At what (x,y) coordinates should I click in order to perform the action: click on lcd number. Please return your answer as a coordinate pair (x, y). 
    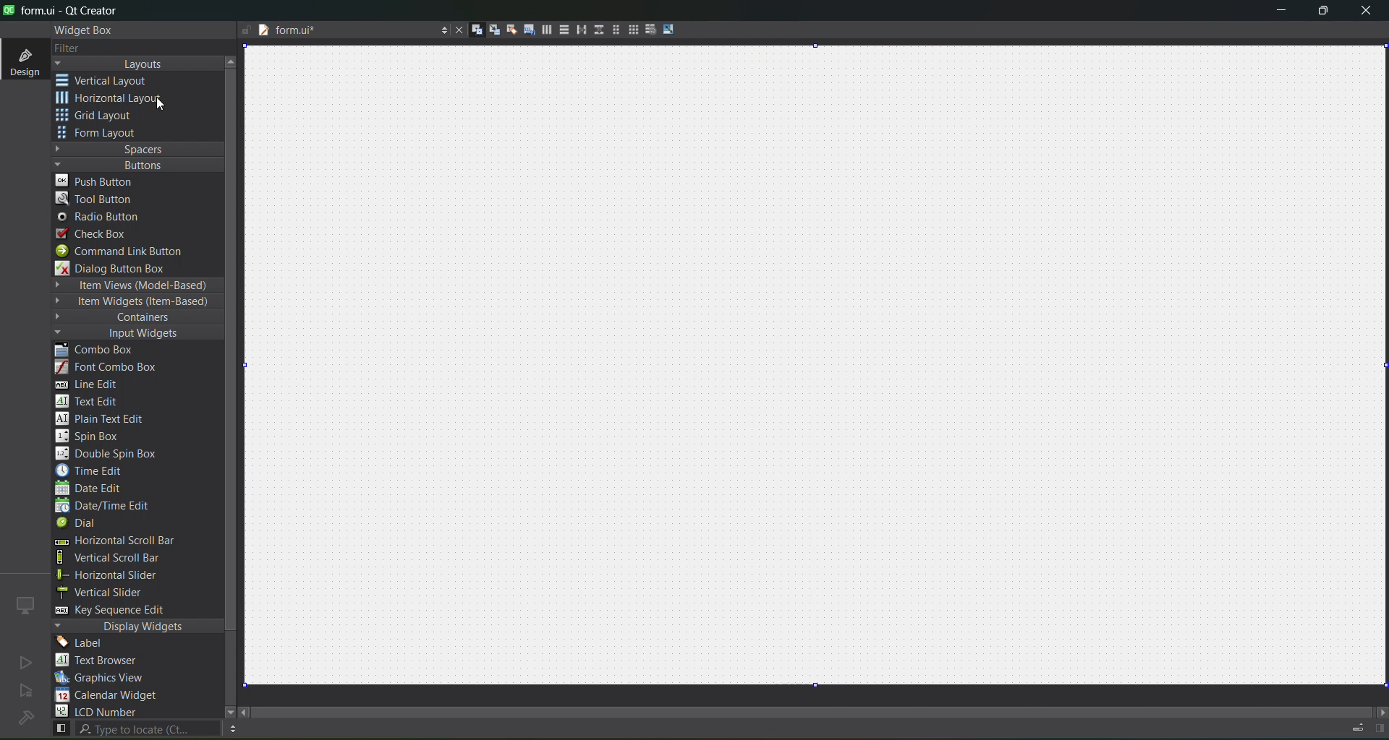
    Looking at the image, I should click on (100, 711).